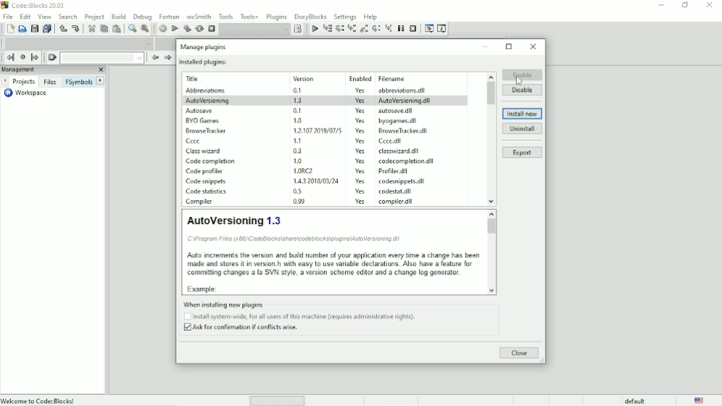  What do you see at coordinates (407, 91) in the screenshot?
I see `file` at bounding box center [407, 91].